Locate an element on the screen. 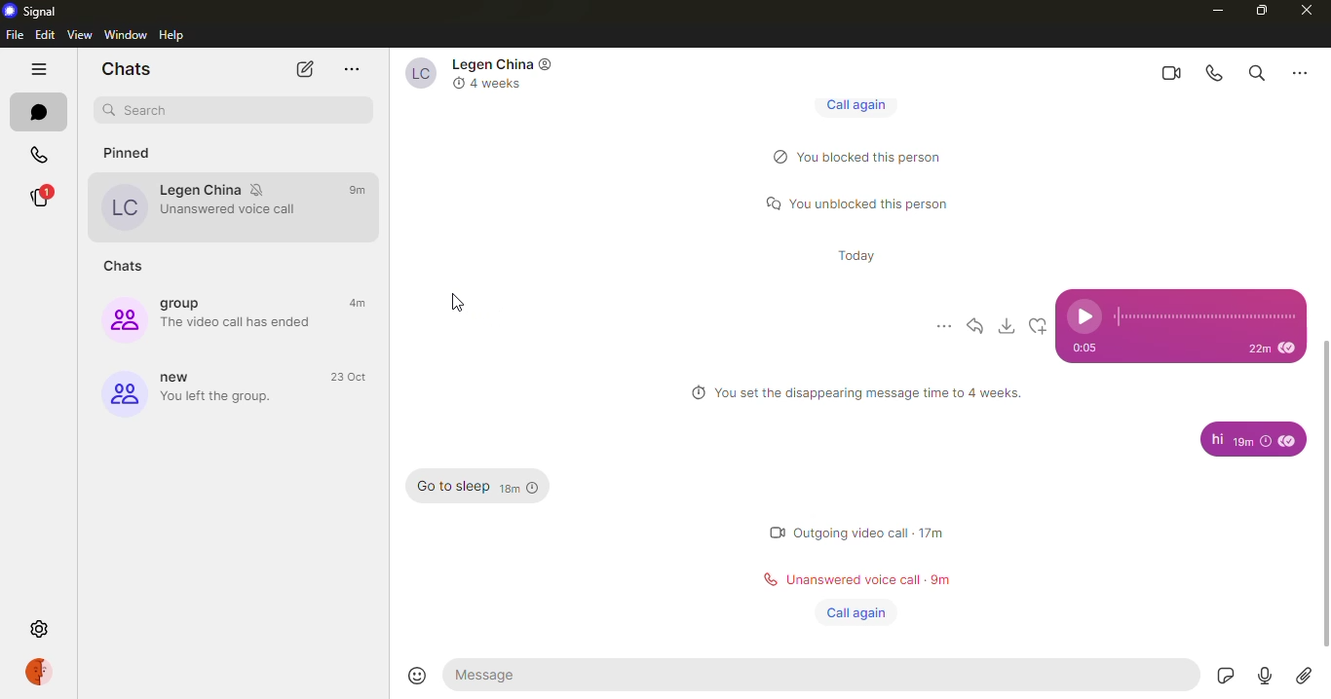 The image size is (1331, 699). chats is located at coordinates (39, 113).